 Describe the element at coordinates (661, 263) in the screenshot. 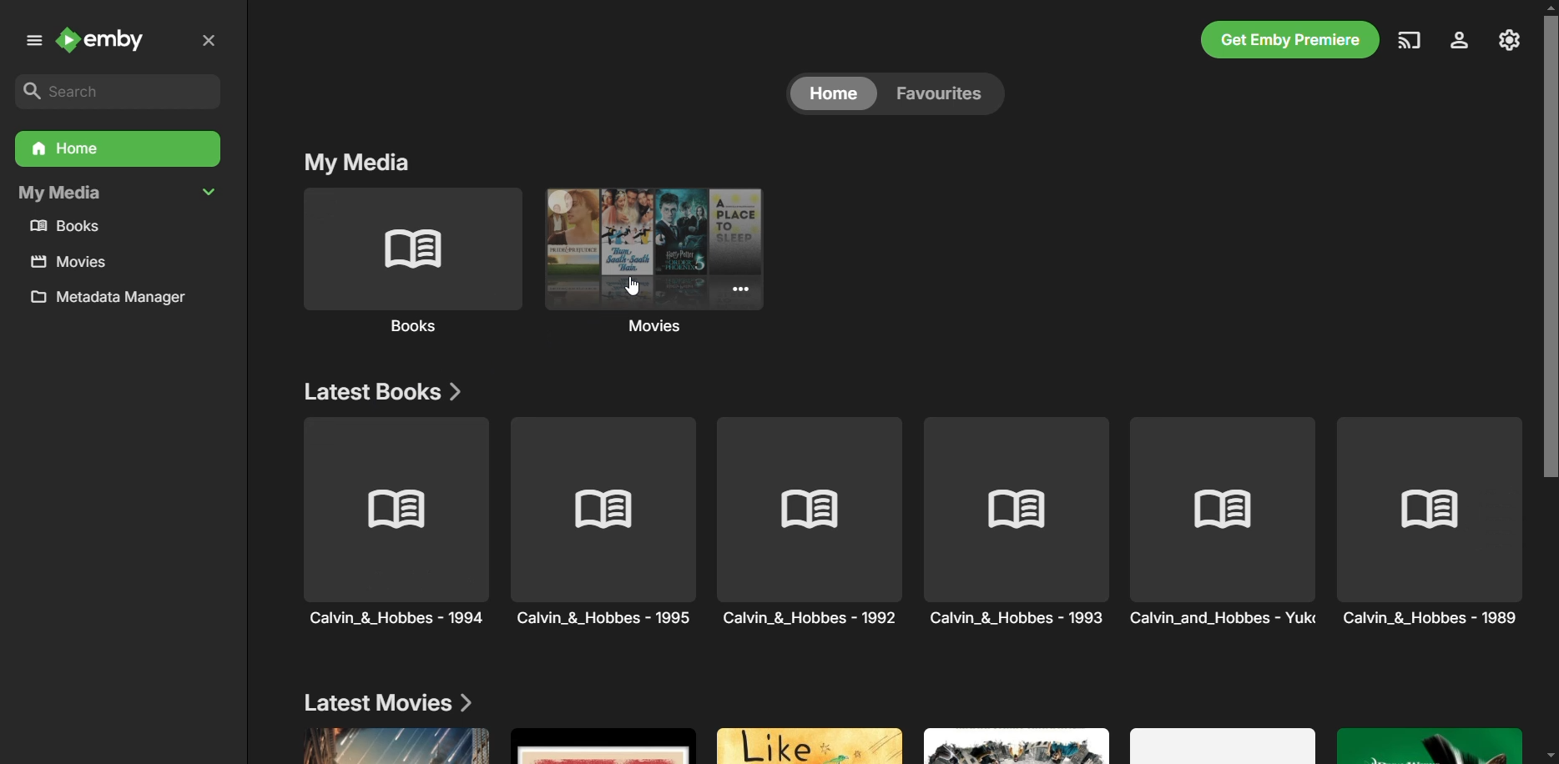

I see `Movies` at that location.